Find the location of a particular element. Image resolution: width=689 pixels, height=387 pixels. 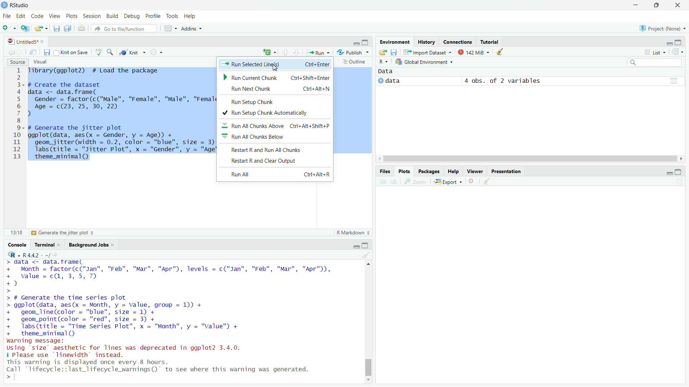

find/replace is located at coordinates (111, 52).